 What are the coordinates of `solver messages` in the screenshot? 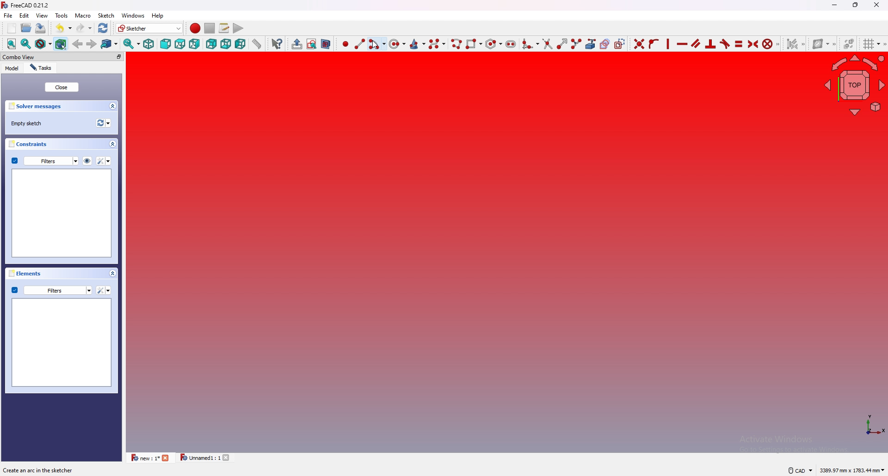 It's located at (39, 106).